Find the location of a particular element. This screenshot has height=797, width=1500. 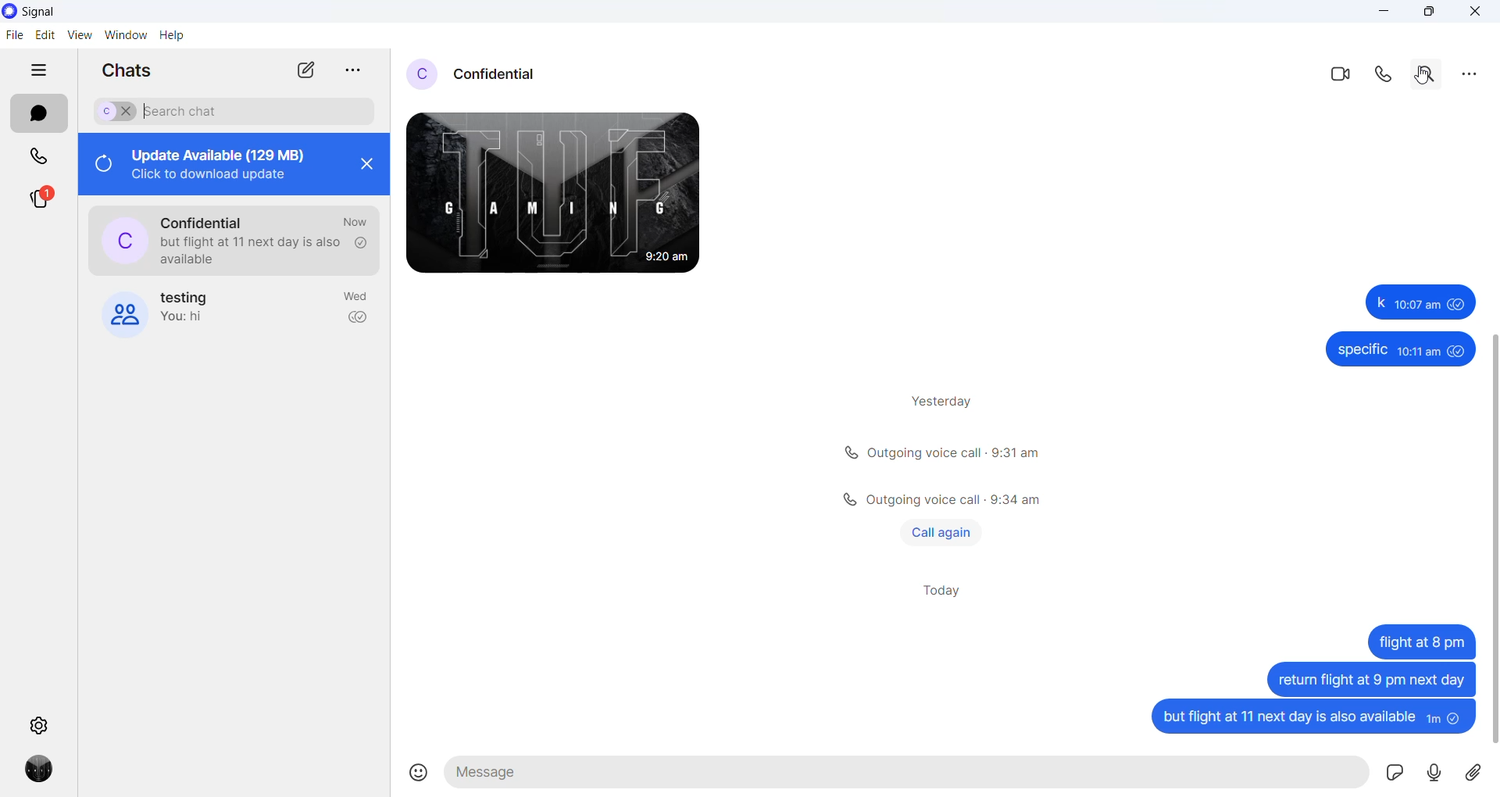

update is located at coordinates (227, 163).